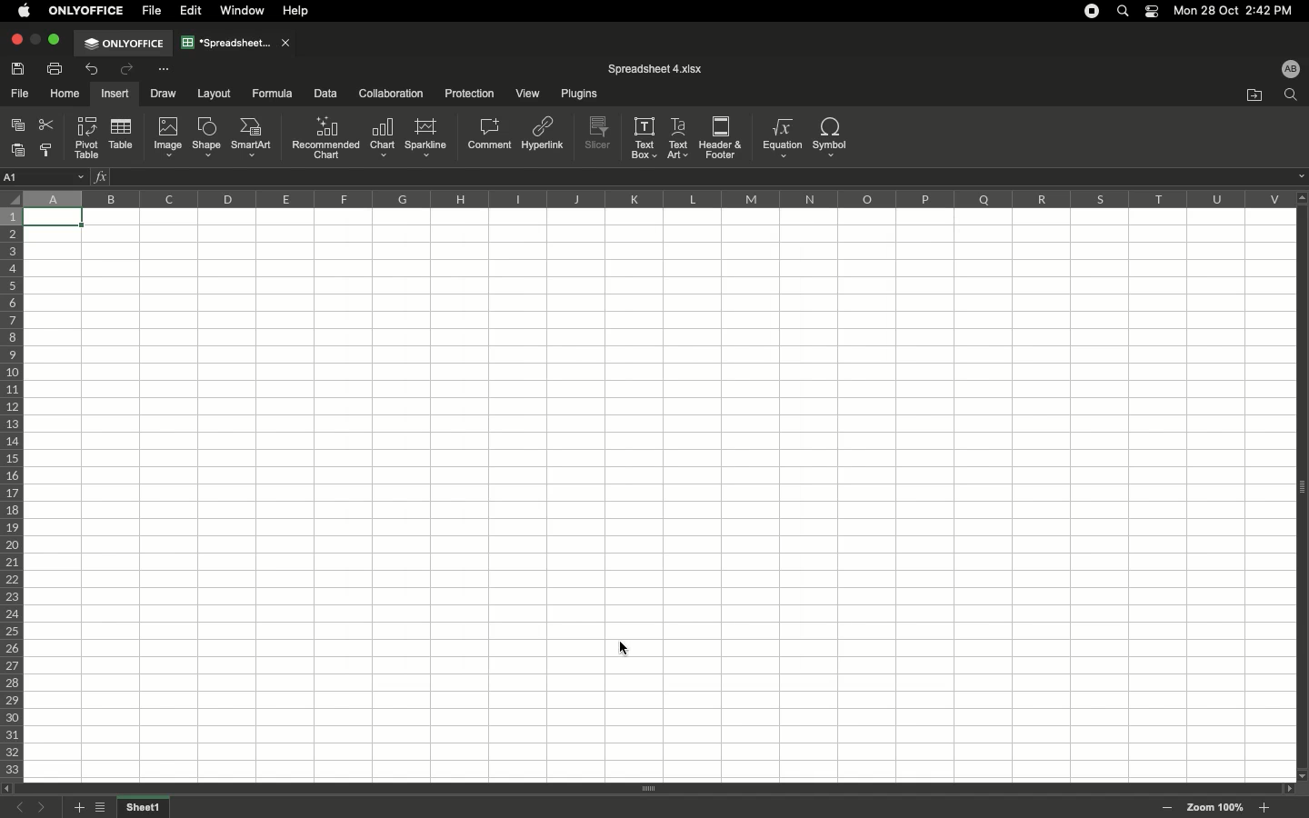 This screenshot has width=1309, height=818. What do you see at coordinates (1301, 197) in the screenshot?
I see `scroll up` at bounding box center [1301, 197].